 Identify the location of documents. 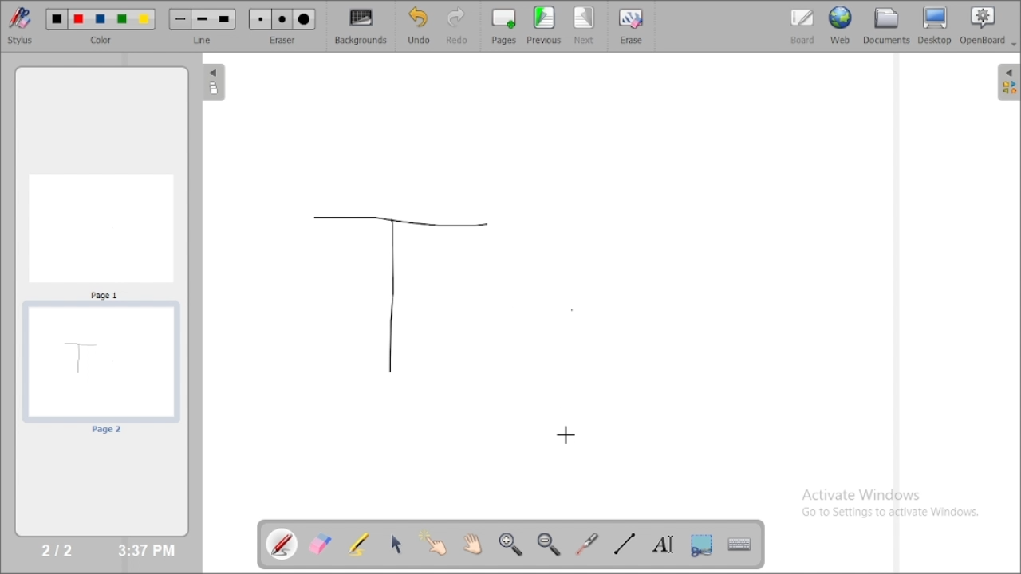
(885, 25).